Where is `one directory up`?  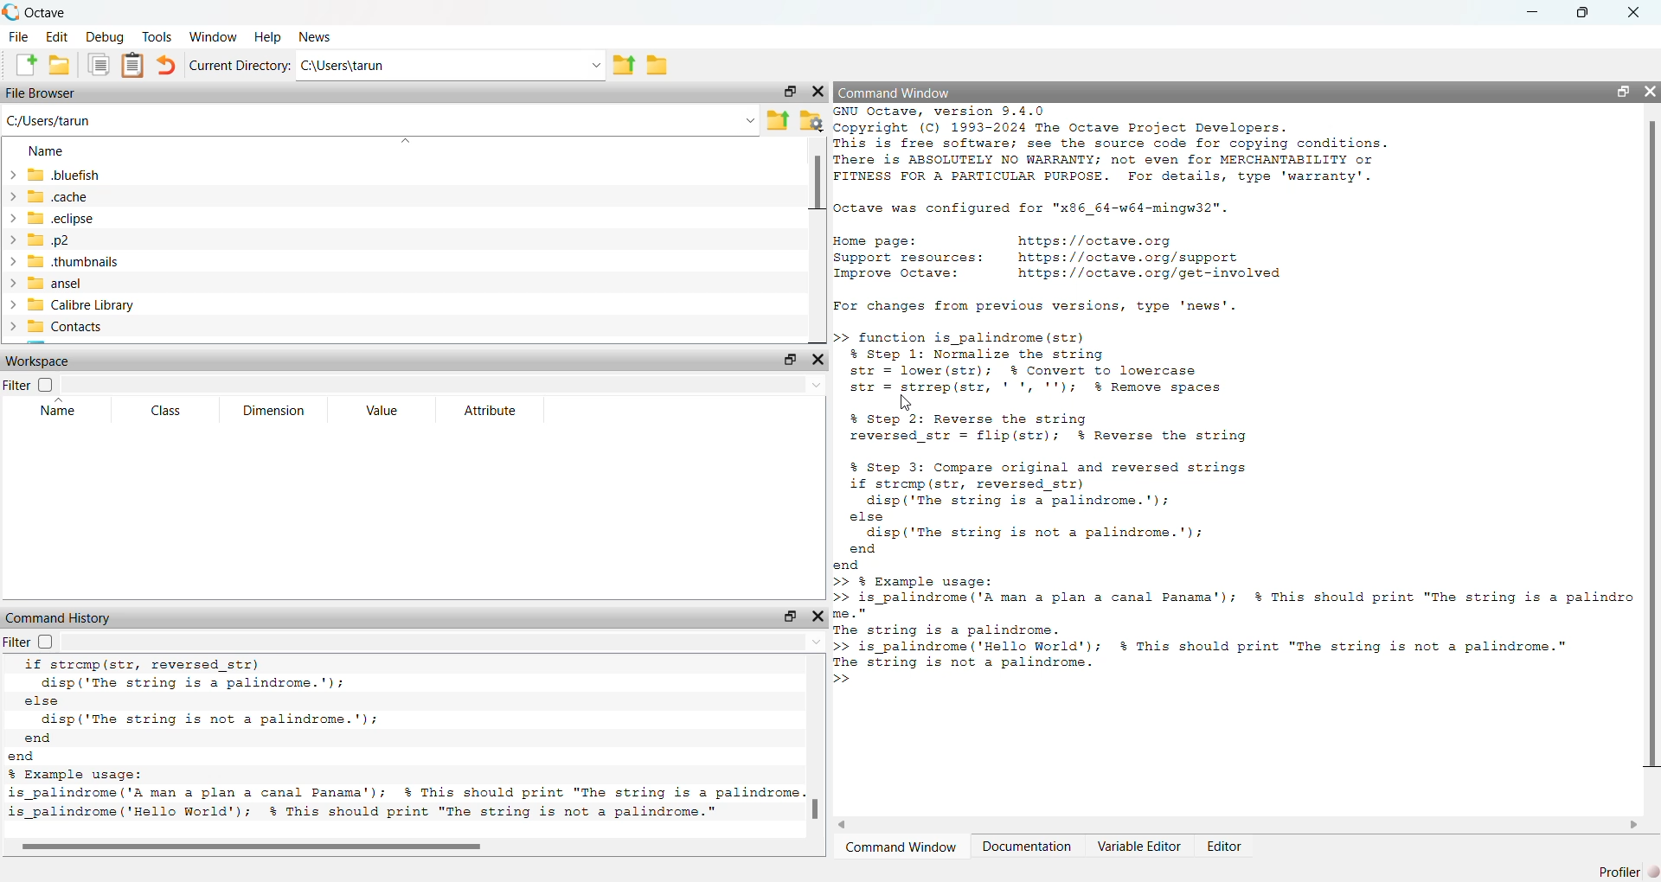
one directory up is located at coordinates (623, 66).